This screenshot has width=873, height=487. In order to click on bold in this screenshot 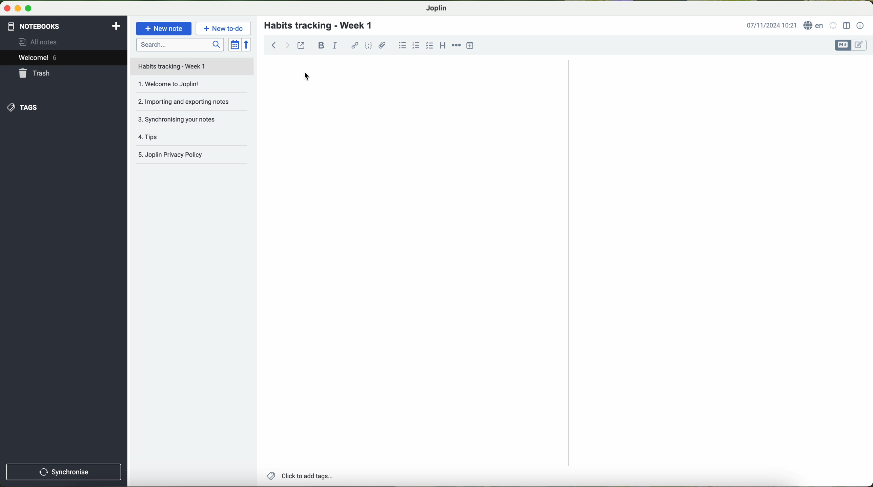, I will do `click(321, 45)`.